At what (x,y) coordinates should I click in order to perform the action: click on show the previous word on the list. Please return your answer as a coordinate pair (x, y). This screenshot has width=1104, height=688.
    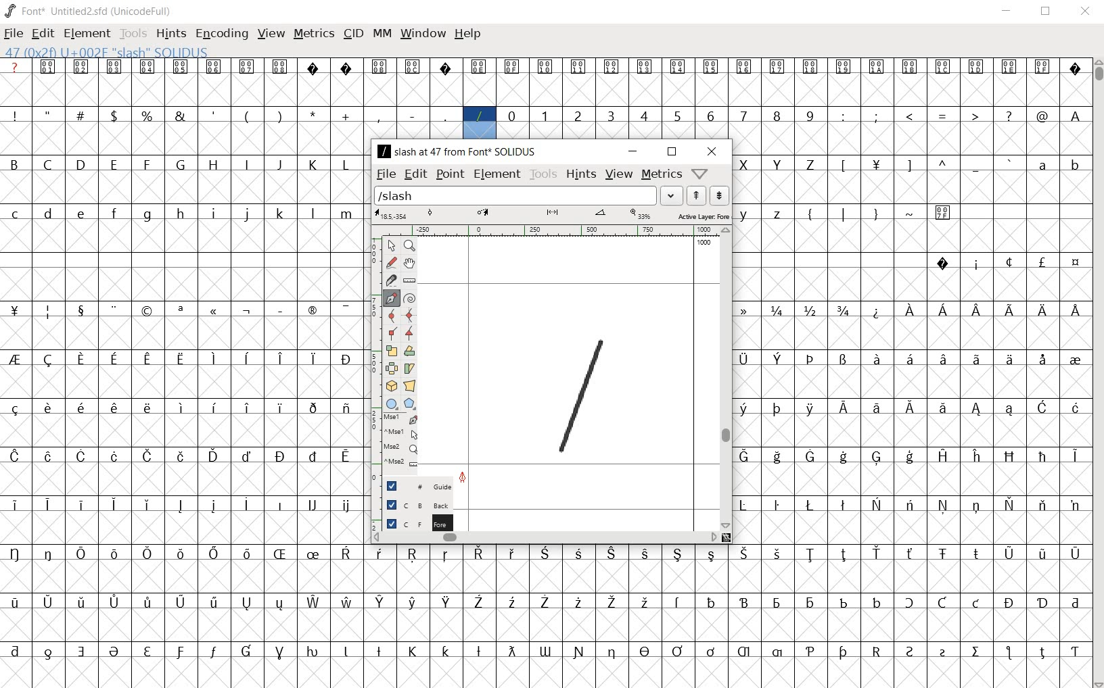
    Looking at the image, I should click on (720, 195).